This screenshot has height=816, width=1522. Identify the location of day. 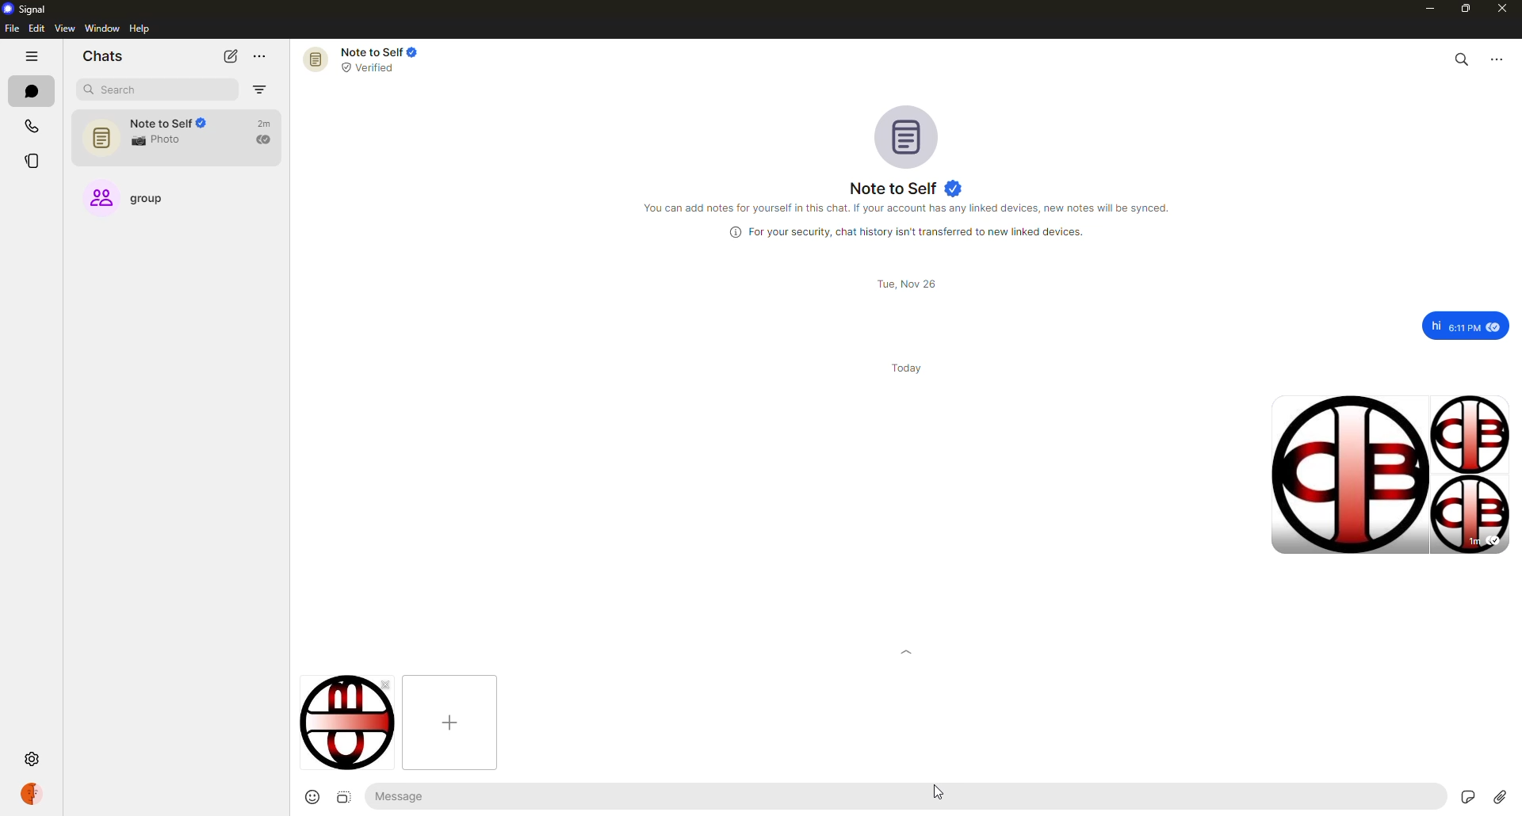
(908, 367).